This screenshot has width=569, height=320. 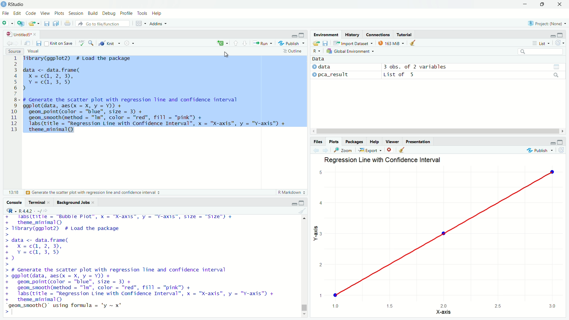 What do you see at coordinates (19, 34) in the screenshot?
I see `Untitled5*` at bounding box center [19, 34].